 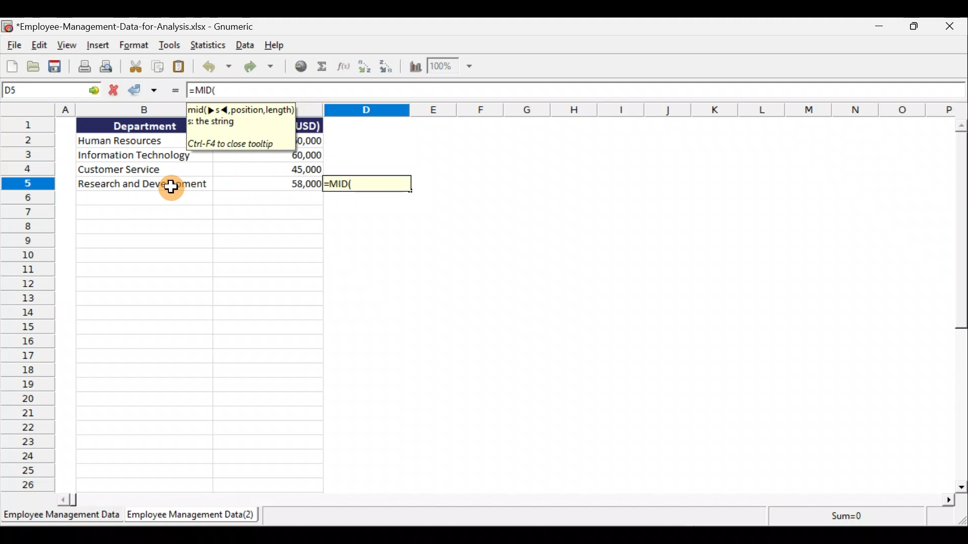 I want to click on Data, so click(x=244, y=46).